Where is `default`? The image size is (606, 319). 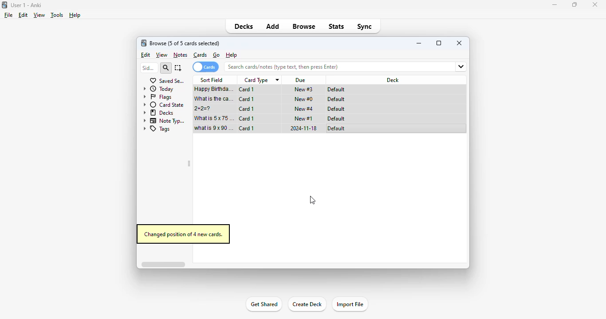
default is located at coordinates (336, 119).